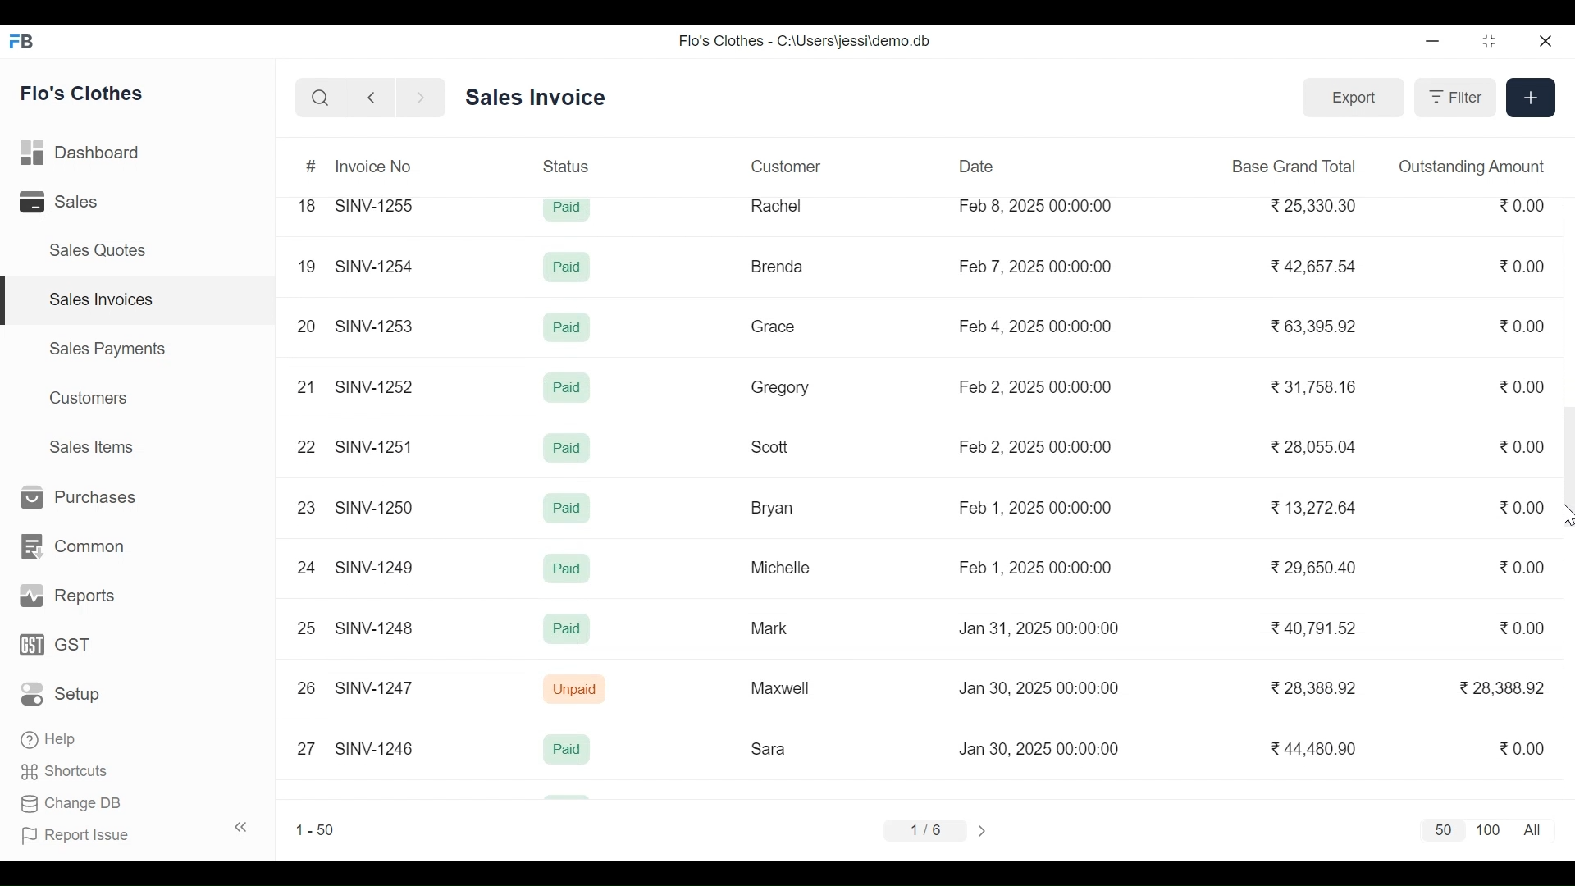 This screenshot has height=886, width=1575. Describe the element at coordinates (1524, 206) in the screenshot. I see `0.00` at that location.